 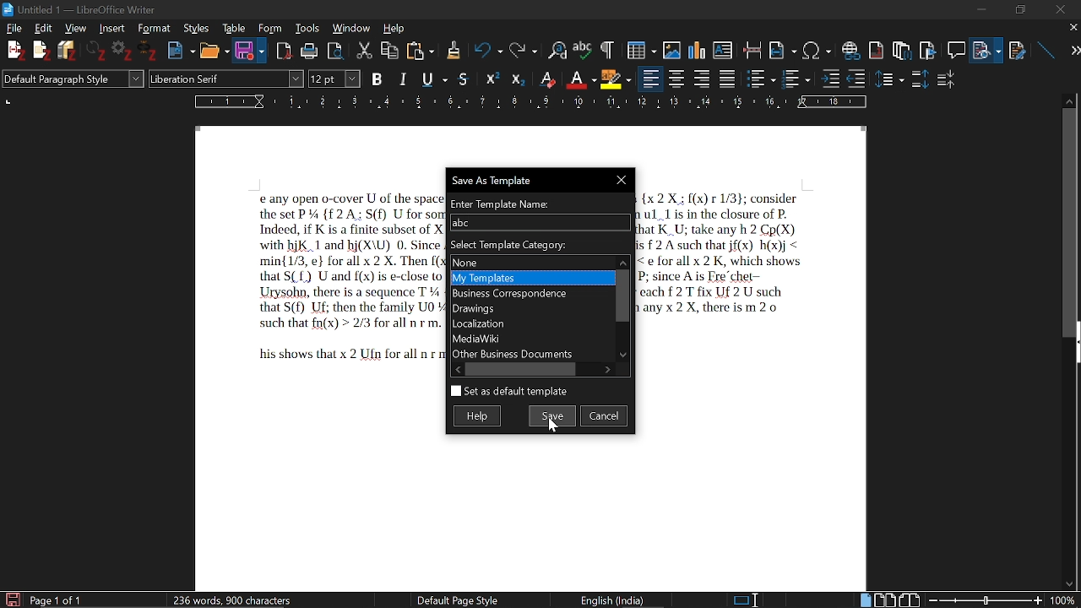 I want to click on Save, so click(x=248, y=52).